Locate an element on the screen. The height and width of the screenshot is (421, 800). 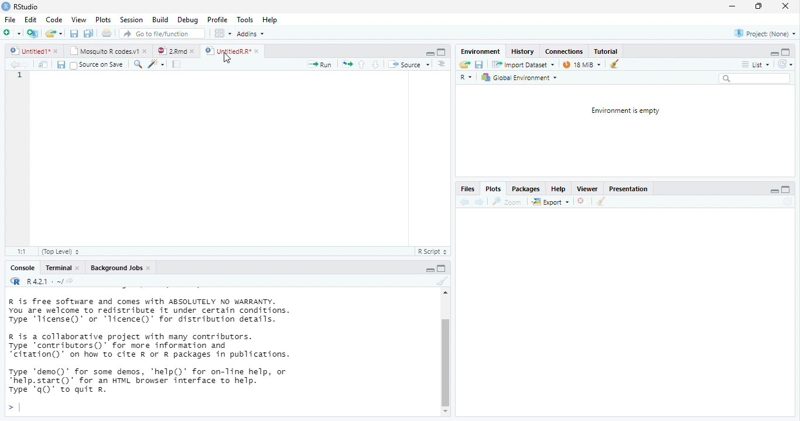
maximize is located at coordinates (758, 6).